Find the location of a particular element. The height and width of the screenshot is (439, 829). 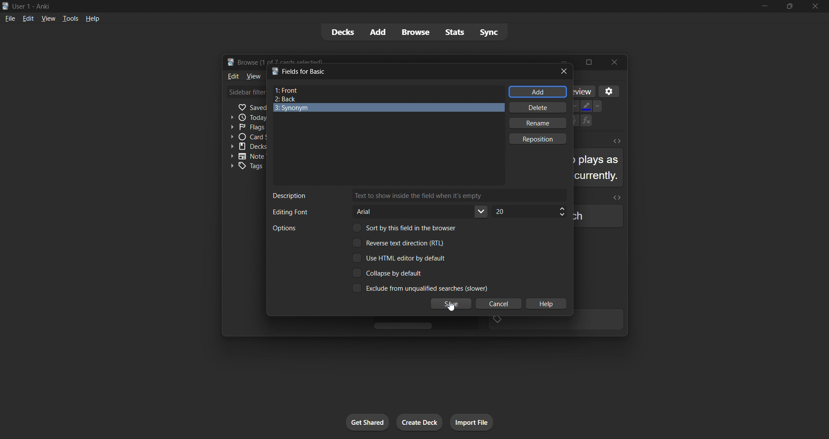

Decks is located at coordinates (246, 147).